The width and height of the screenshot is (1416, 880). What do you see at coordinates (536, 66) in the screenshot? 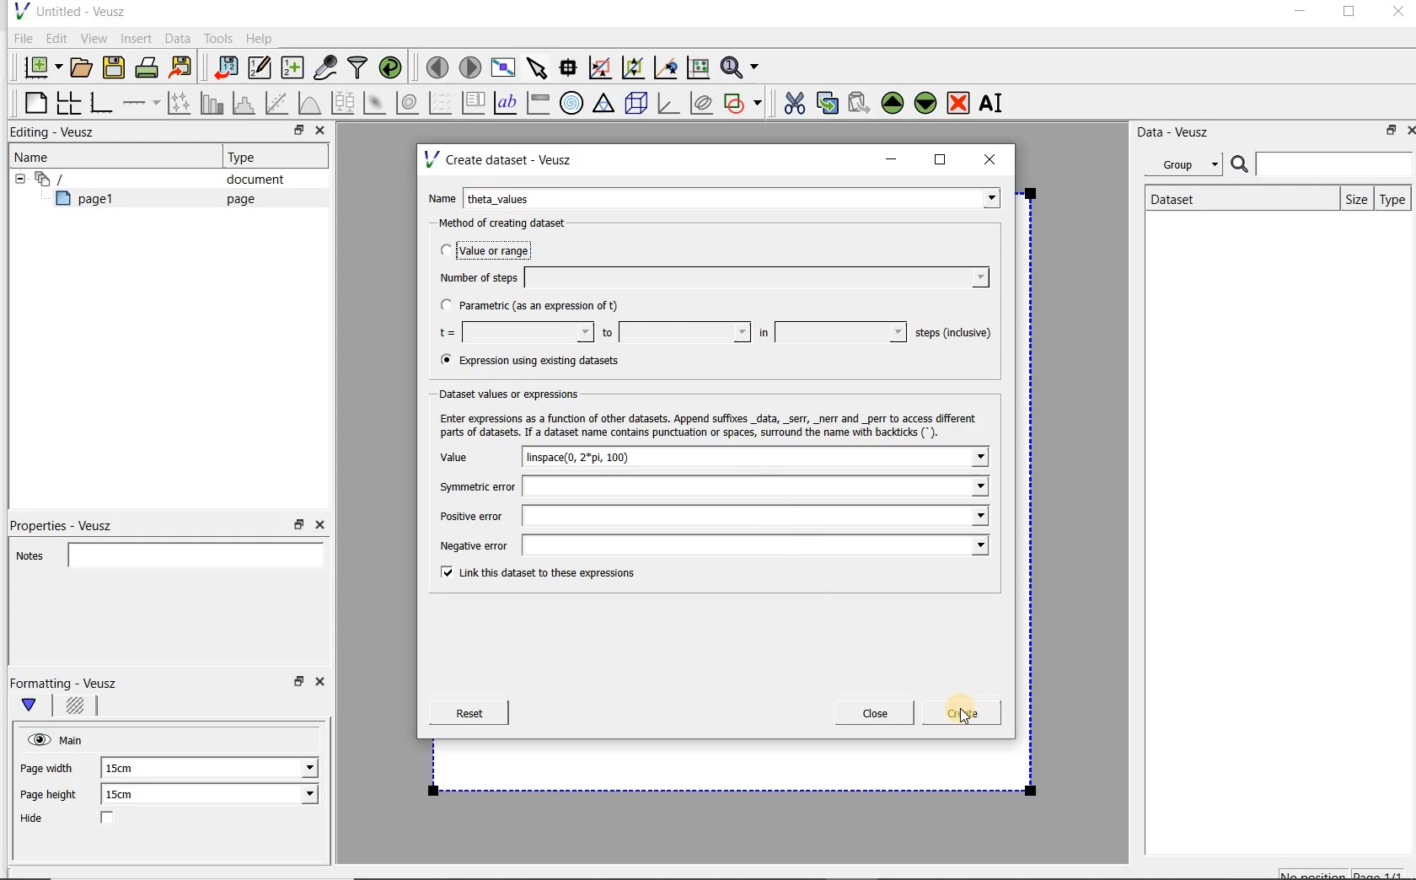
I see `select items from the graph or scroll` at bounding box center [536, 66].